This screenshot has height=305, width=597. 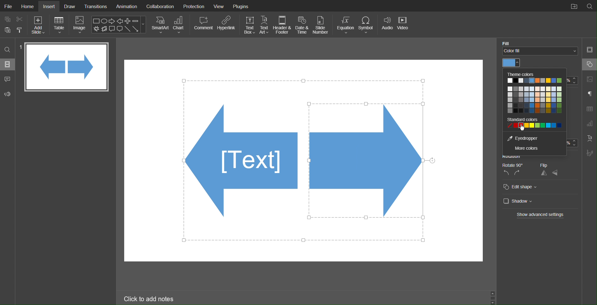 What do you see at coordinates (523, 127) in the screenshot?
I see `cursor` at bounding box center [523, 127].